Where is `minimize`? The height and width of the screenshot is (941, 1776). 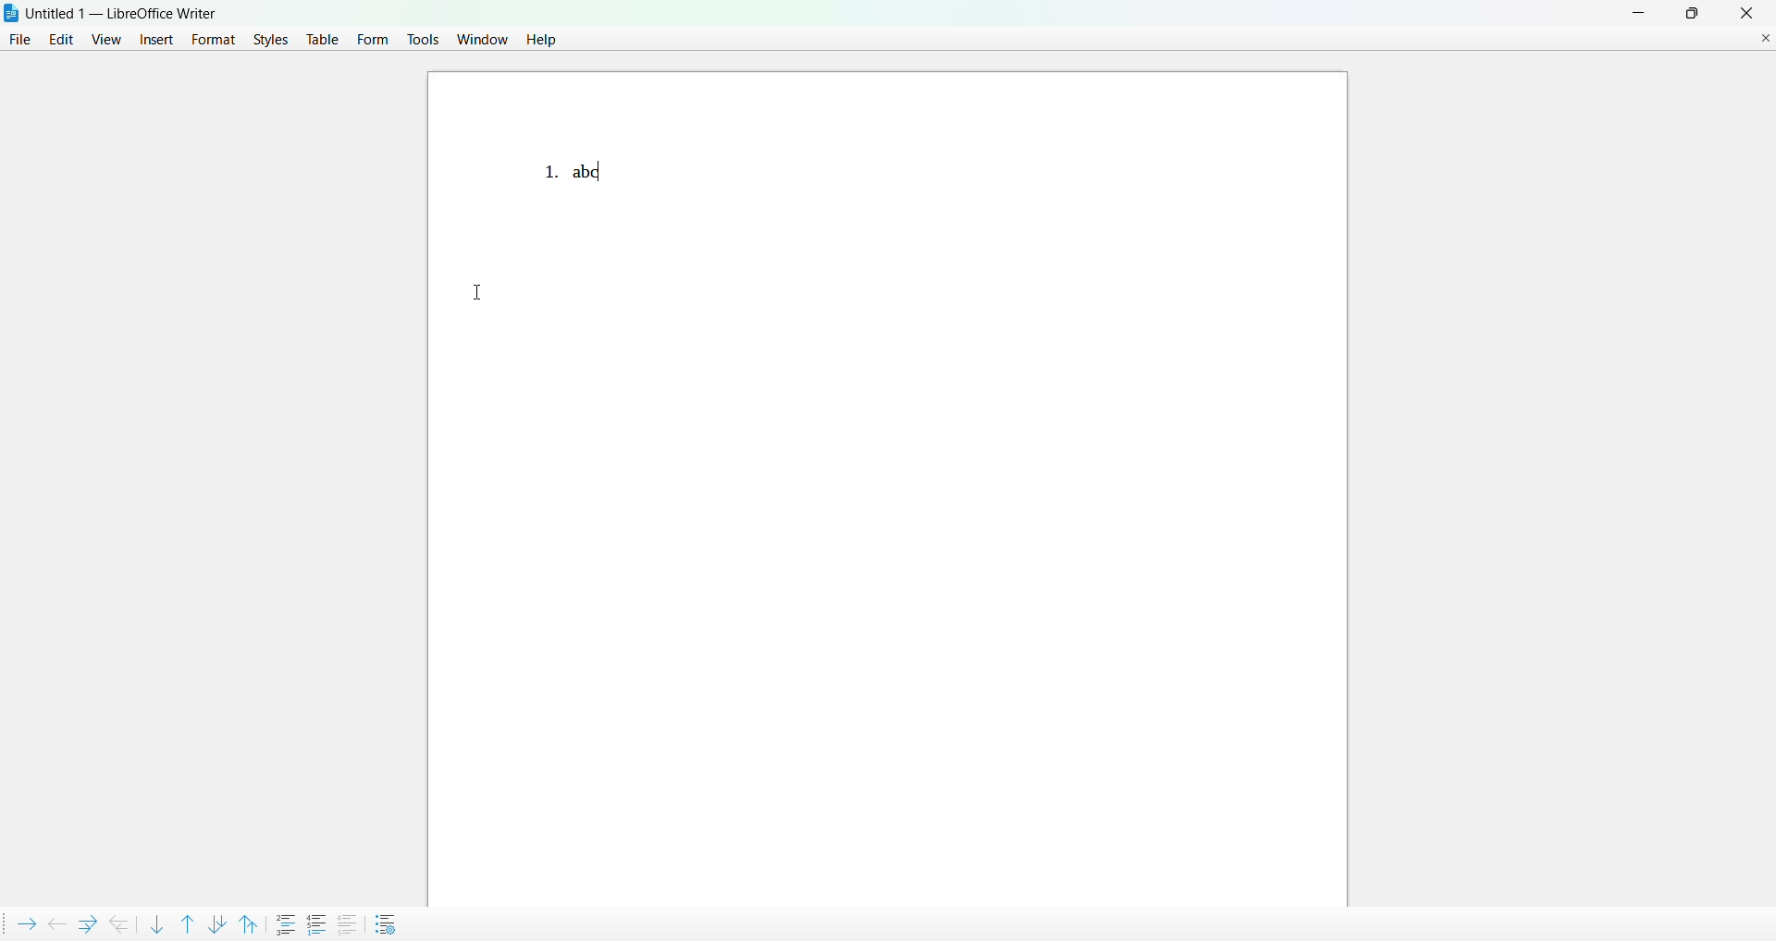
minimize is located at coordinates (1634, 12).